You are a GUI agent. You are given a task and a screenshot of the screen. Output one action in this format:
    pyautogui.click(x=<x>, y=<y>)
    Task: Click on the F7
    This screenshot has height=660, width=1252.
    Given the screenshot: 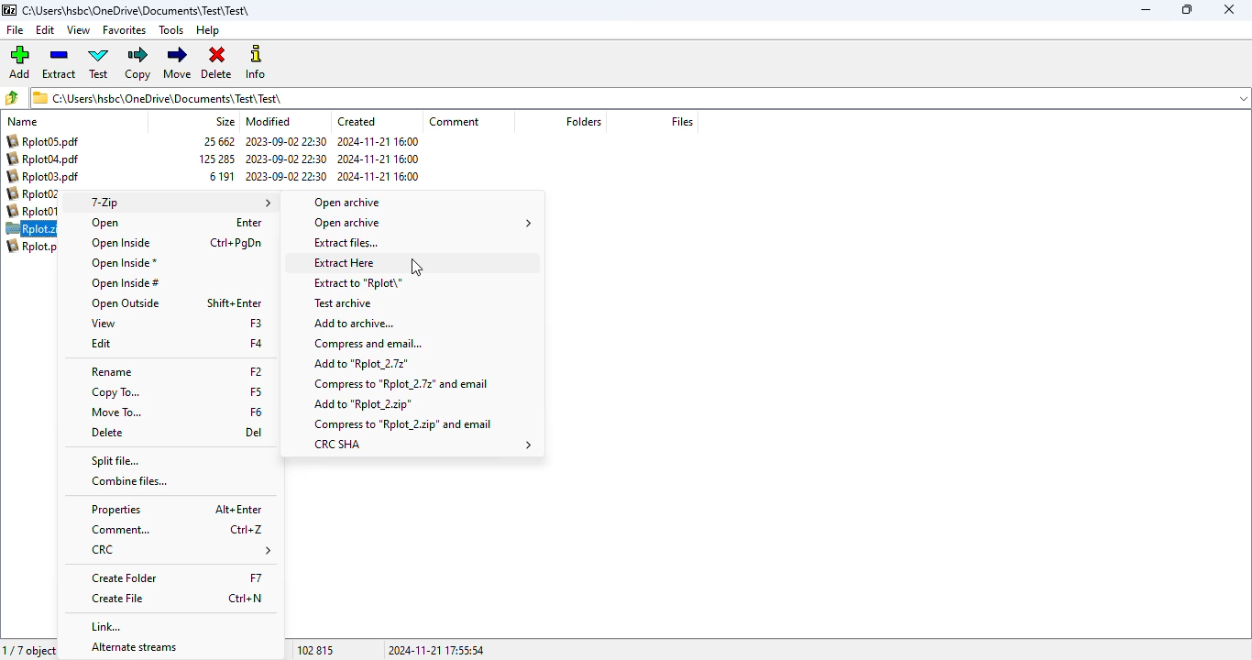 What is the action you would take?
    pyautogui.click(x=257, y=578)
    